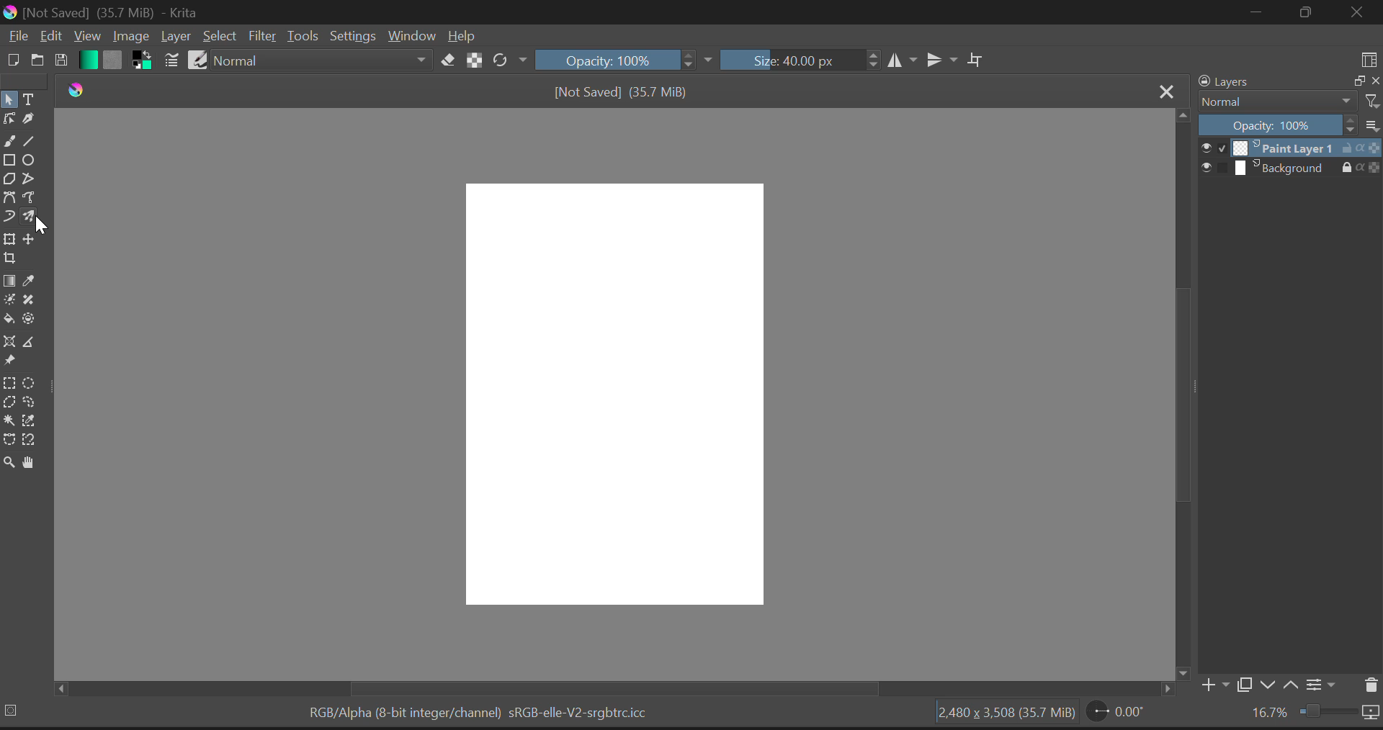  I want to click on Edit, so click(50, 37).